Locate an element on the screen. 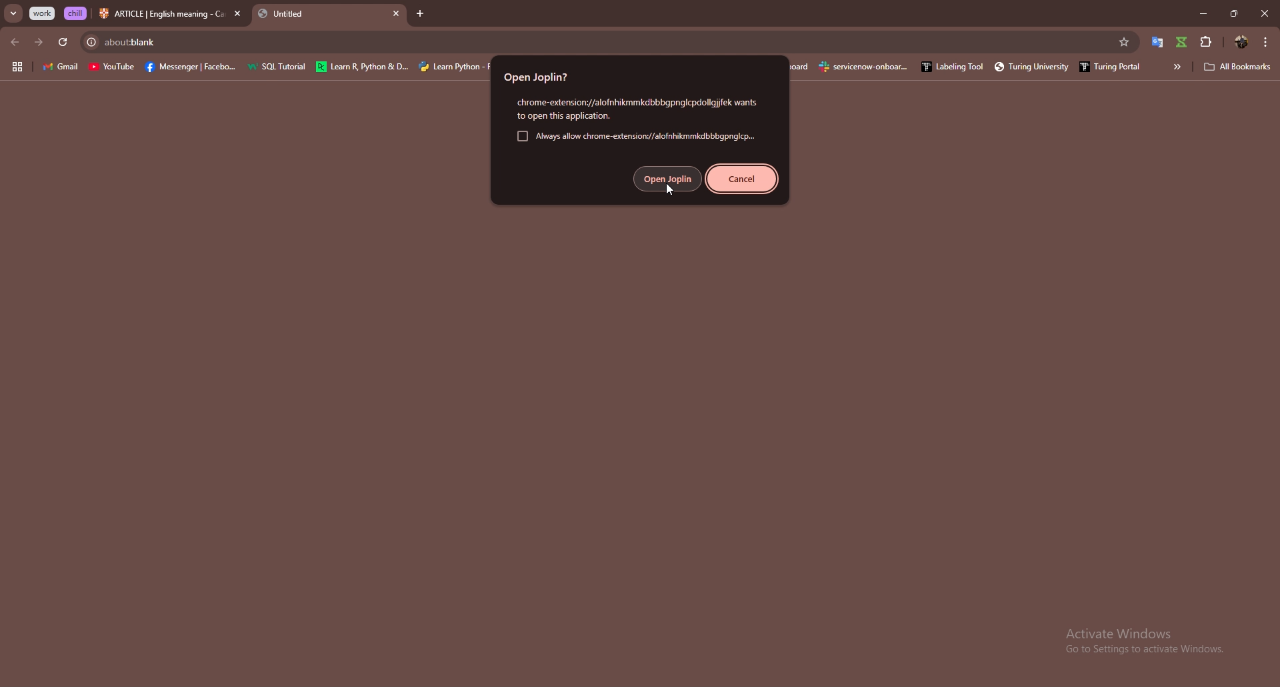  open joplin? is located at coordinates (543, 76).